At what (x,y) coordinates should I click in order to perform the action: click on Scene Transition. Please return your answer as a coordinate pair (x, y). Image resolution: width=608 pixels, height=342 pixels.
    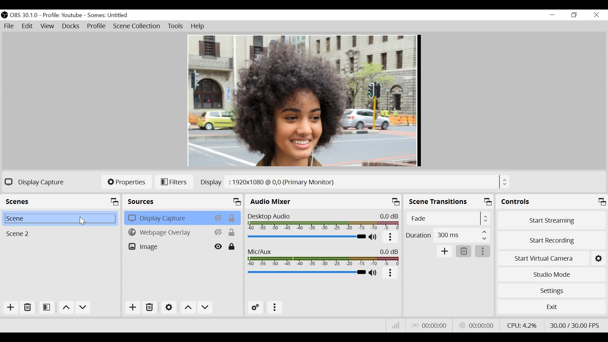
    Looking at the image, I should click on (449, 202).